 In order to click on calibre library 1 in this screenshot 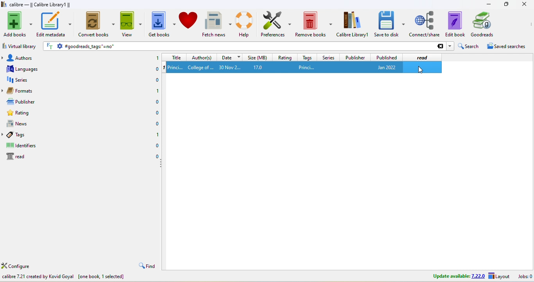, I will do `click(353, 24)`.